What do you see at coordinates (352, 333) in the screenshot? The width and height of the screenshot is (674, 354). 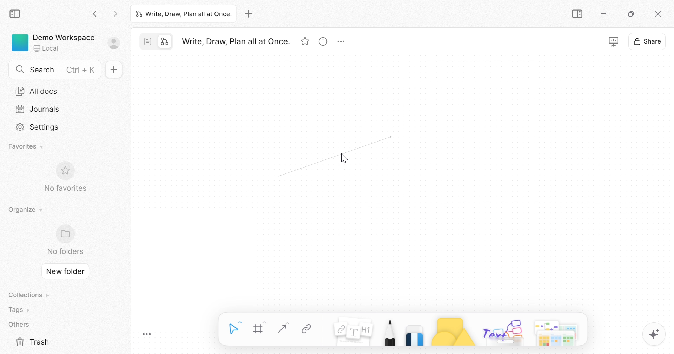 I see `Note` at bounding box center [352, 333].